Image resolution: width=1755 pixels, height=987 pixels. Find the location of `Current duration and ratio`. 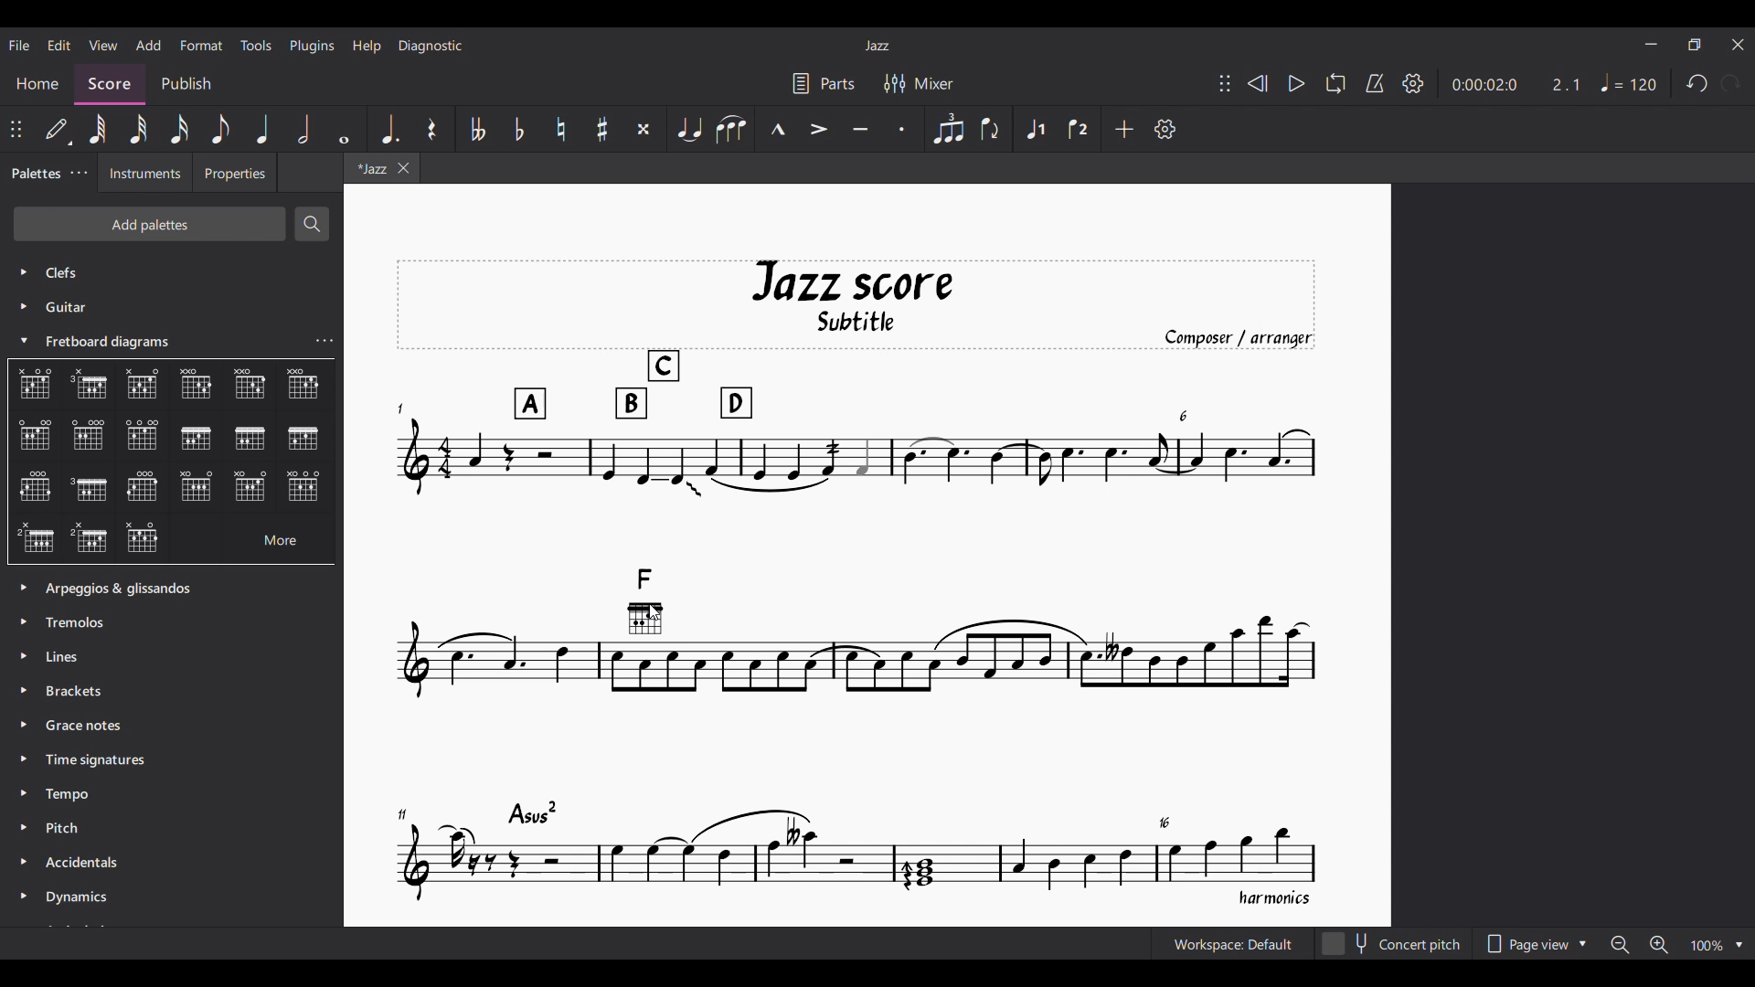

Current duration and ratio is located at coordinates (1516, 85).